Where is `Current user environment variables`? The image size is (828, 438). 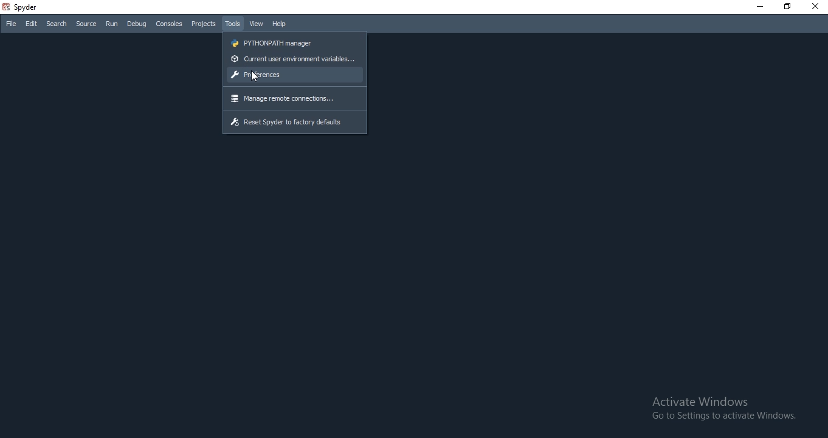
Current user environment variables is located at coordinates (293, 60).